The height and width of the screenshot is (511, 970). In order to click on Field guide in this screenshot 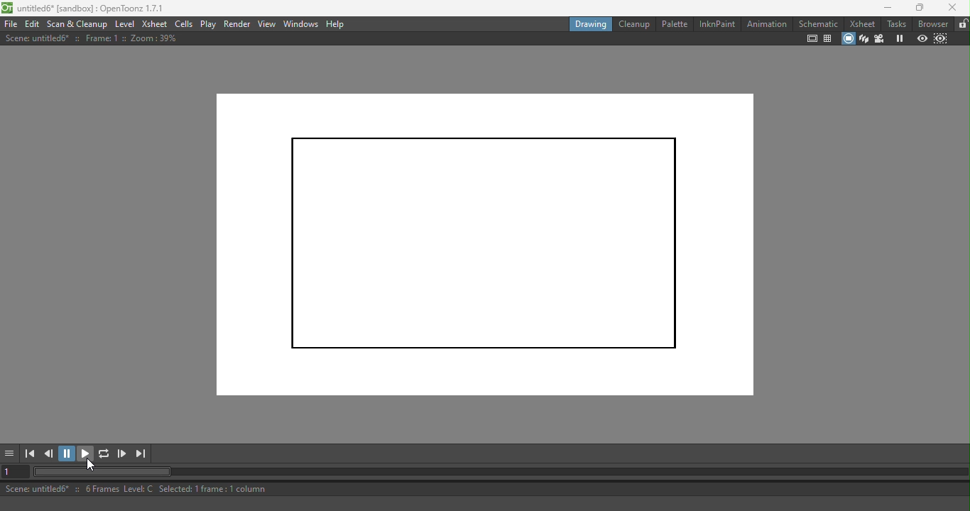, I will do `click(829, 38)`.